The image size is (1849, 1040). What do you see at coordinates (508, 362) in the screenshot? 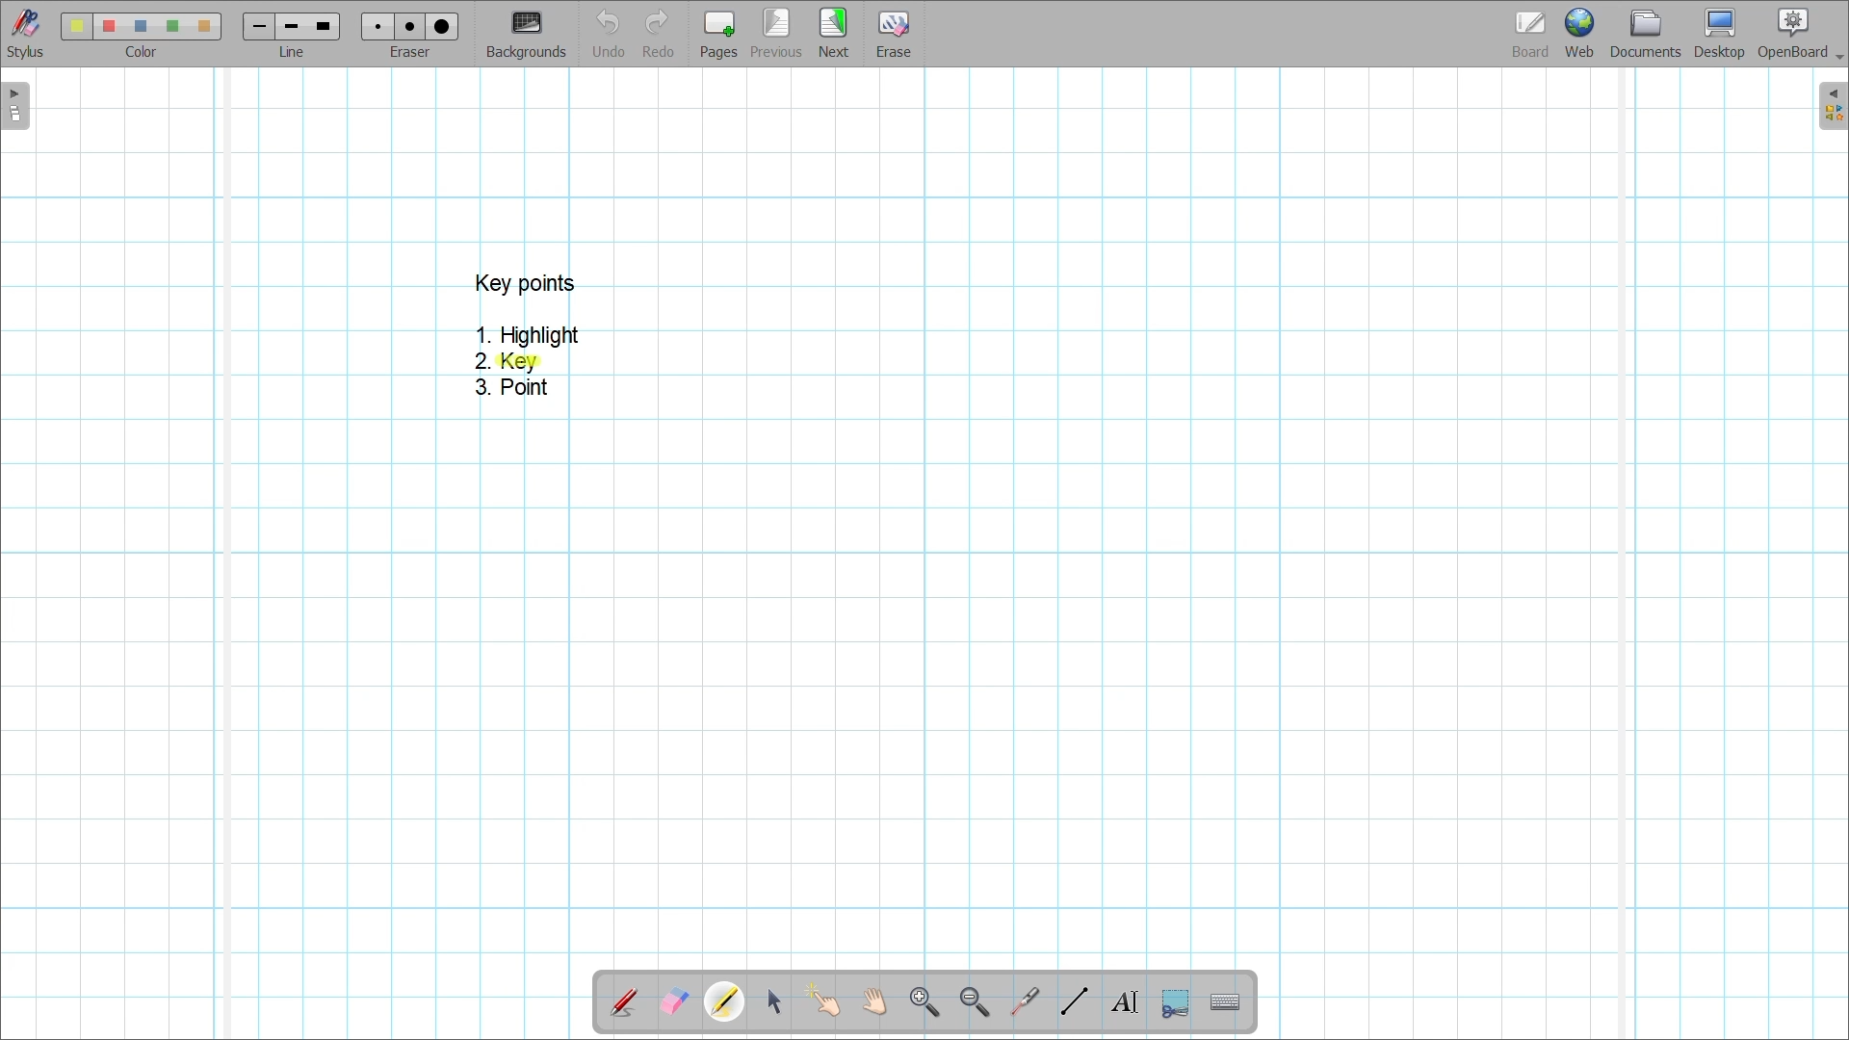
I see `Key point 2 highlighted` at bounding box center [508, 362].